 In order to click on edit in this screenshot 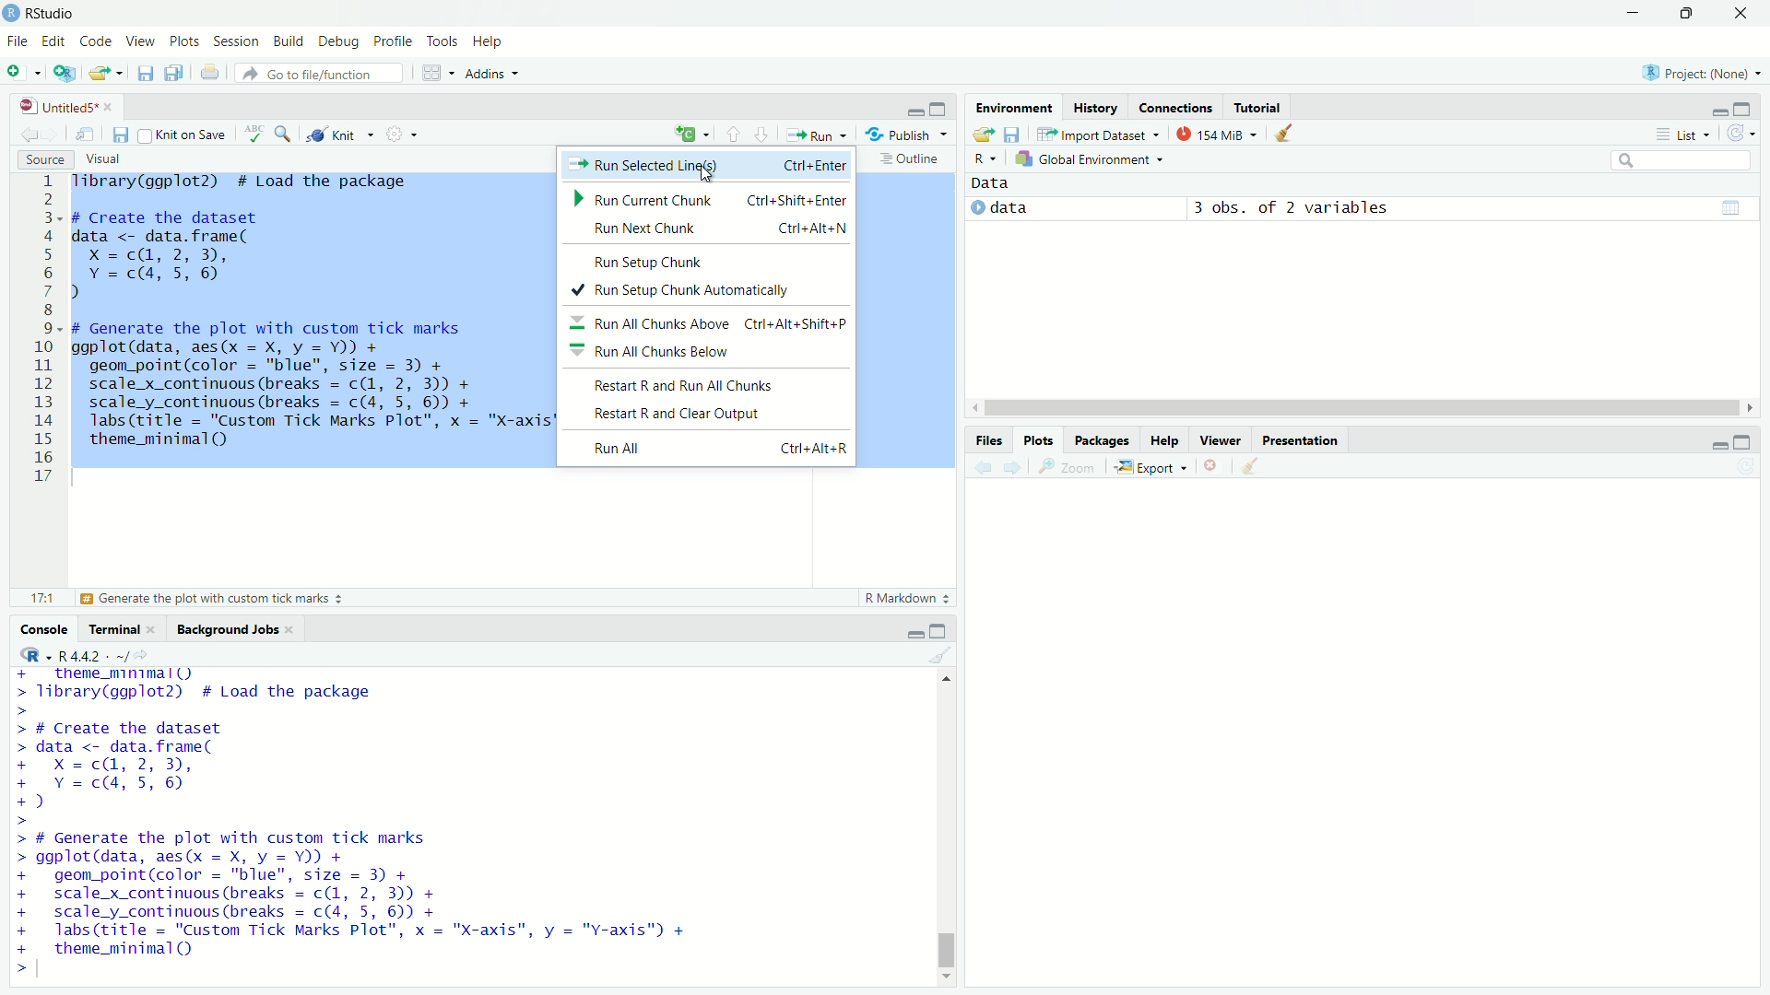, I will do `click(55, 42)`.